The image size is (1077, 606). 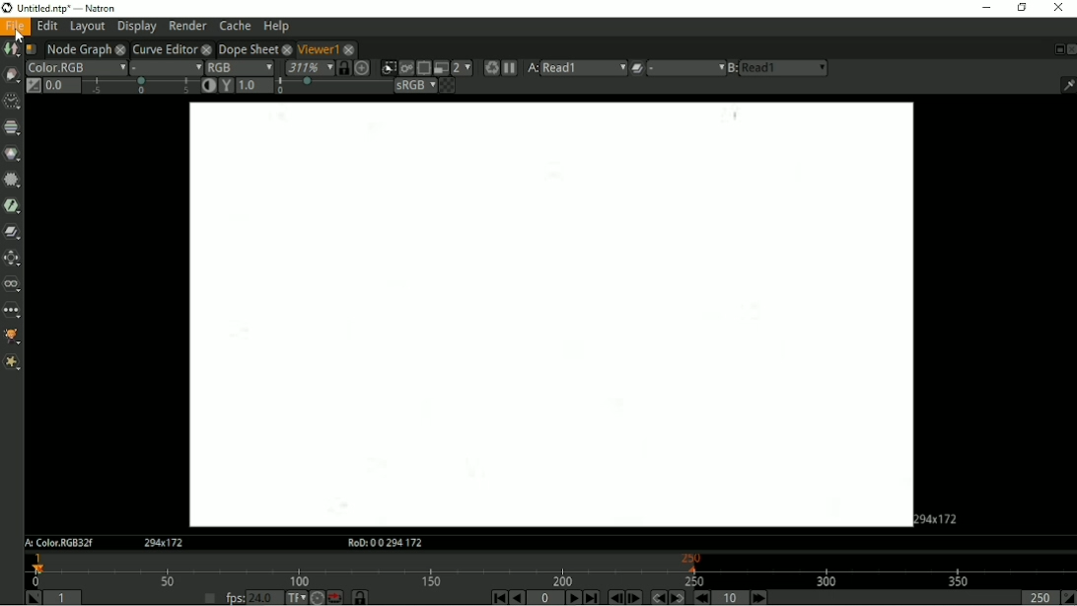 What do you see at coordinates (939, 518) in the screenshot?
I see `Aspect` at bounding box center [939, 518].